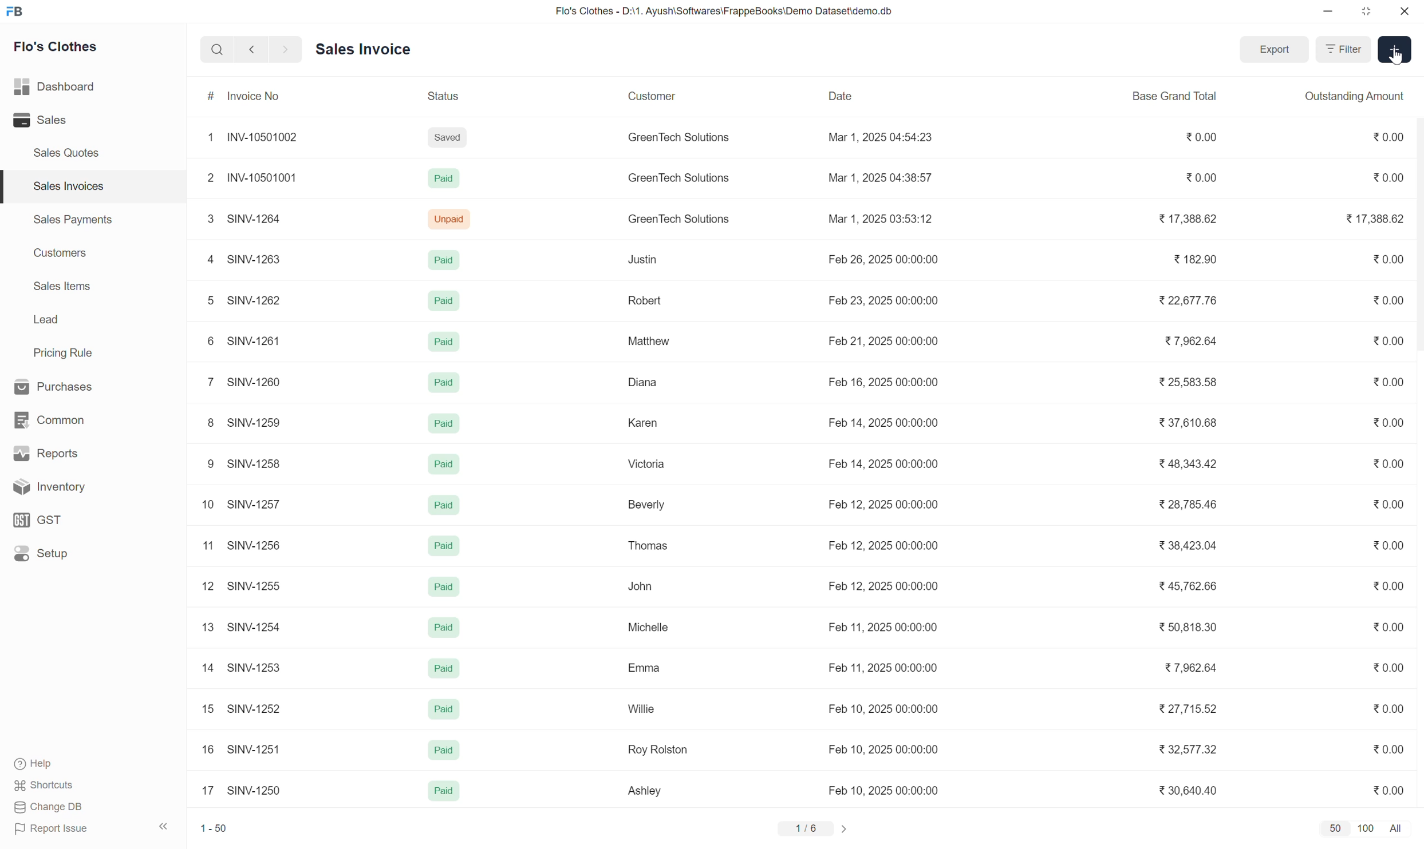 This screenshot has width=1424, height=849. I want to click on ₹0.00, so click(1384, 671).